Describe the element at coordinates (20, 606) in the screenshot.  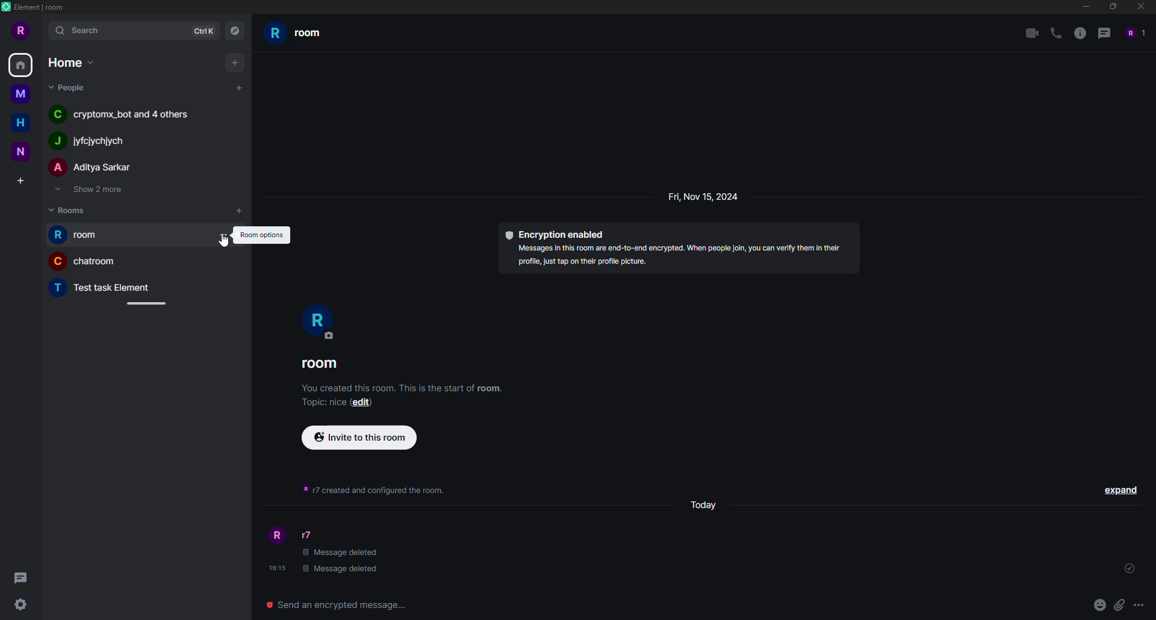
I see `quick settings` at that location.